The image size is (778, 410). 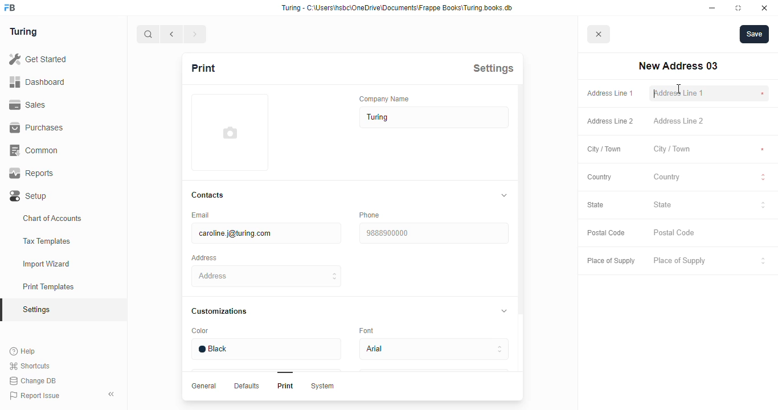 What do you see at coordinates (23, 31) in the screenshot?
I see `turing` at bounding box center [23, 31].